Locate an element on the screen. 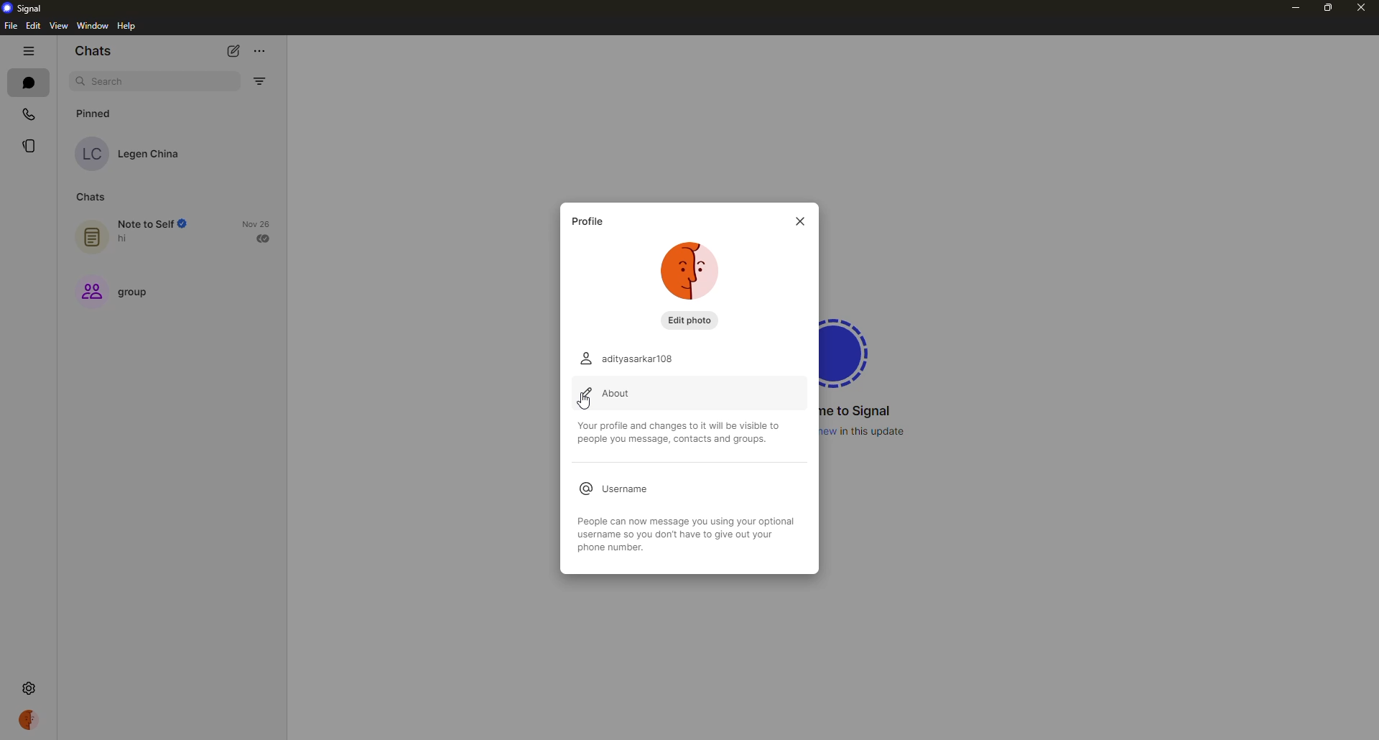 Image resolution: width=1379 pixels, height=740 pixels. cursor is located at coordinates (585, 402).